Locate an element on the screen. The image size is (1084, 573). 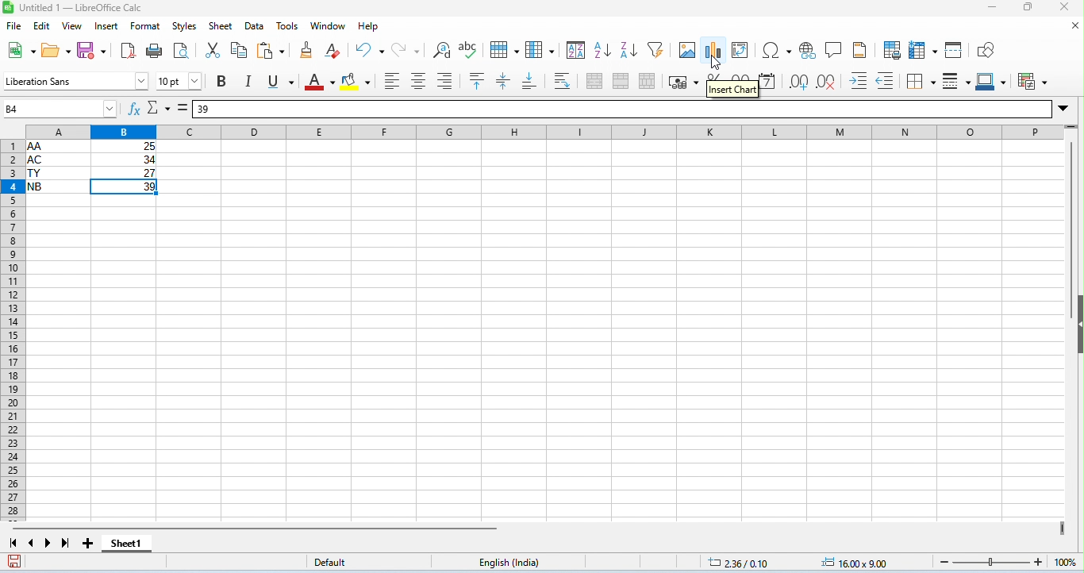
sheet is located at coordinates (222, 27).